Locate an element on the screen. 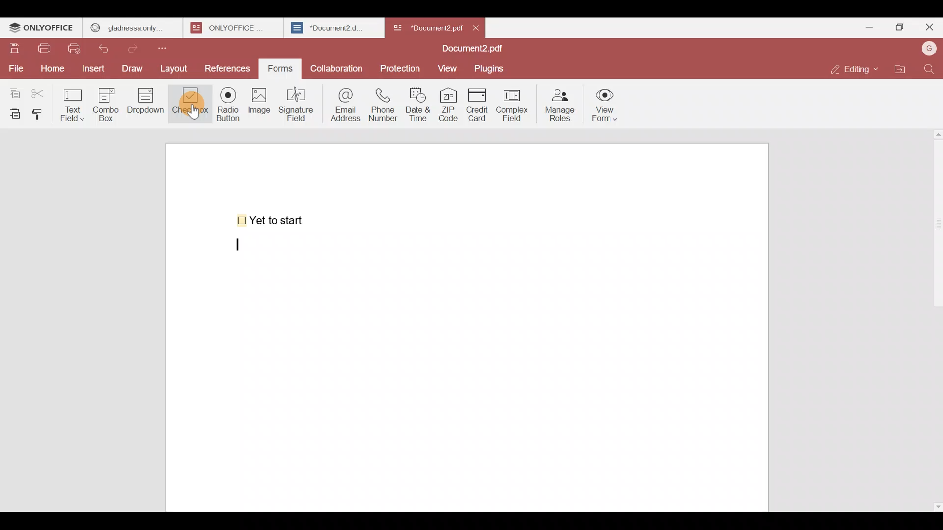 Image resolution: width=943 pixels, height=530 pixels. Forms is located at coordinates (281, 67).